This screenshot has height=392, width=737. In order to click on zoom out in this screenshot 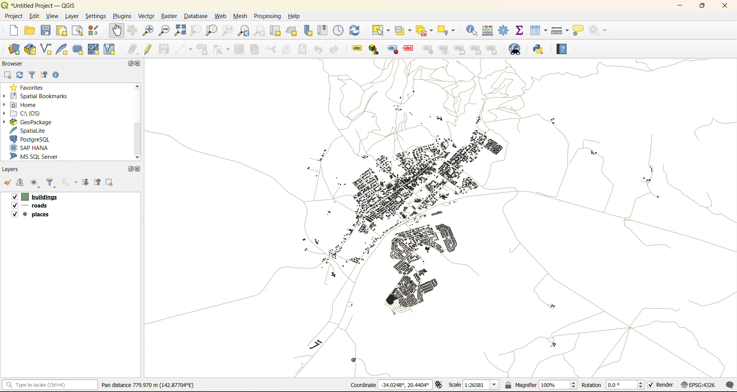, I will do `click(164, 31)`.